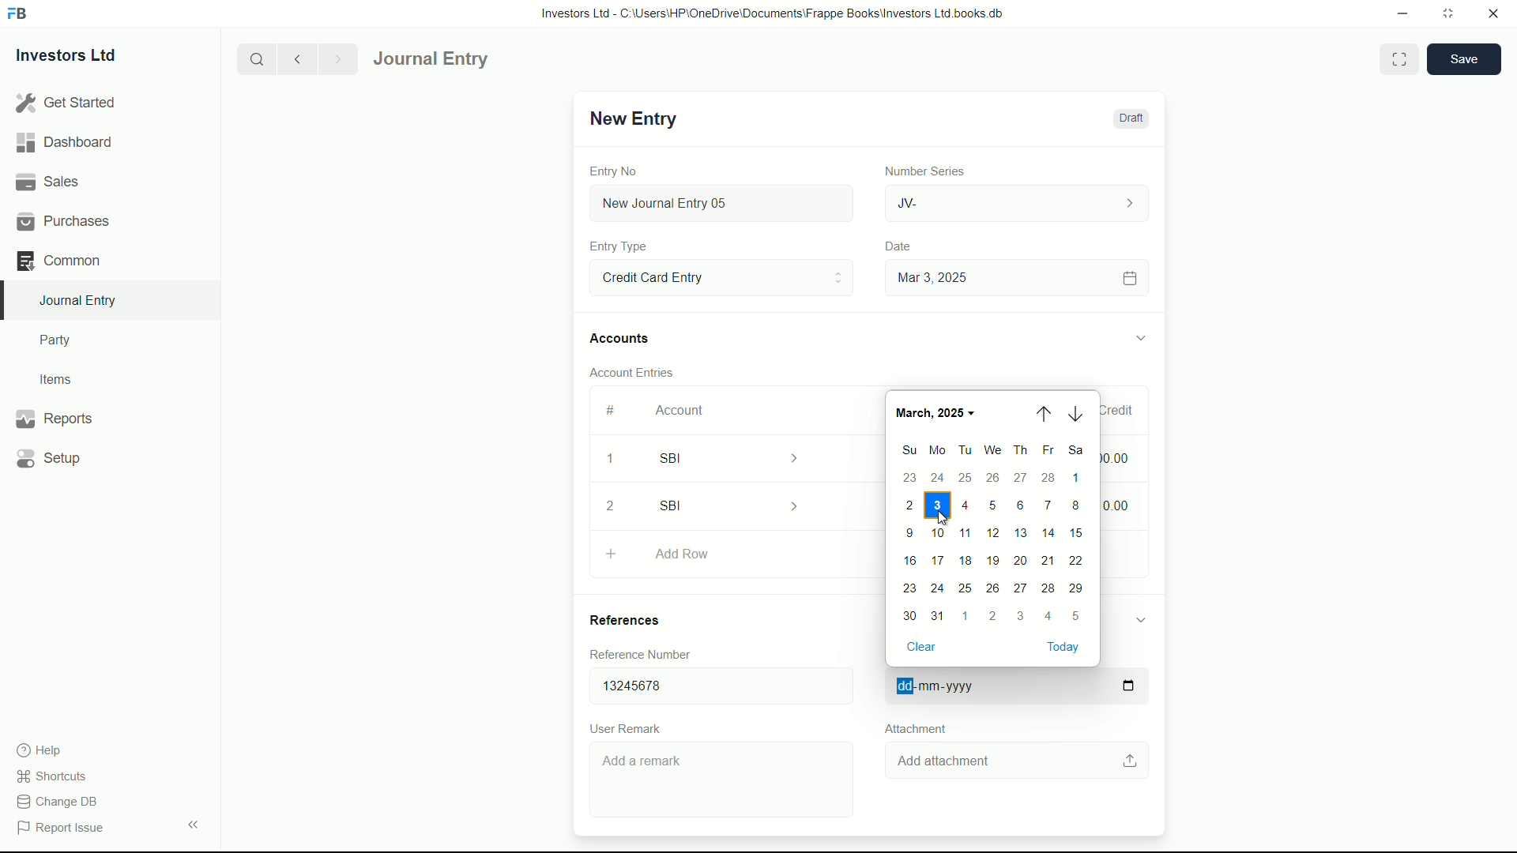  What do you see at coordinates (991, 548) in the screenshot?
I see `dates` at bounding box center [991, 548].